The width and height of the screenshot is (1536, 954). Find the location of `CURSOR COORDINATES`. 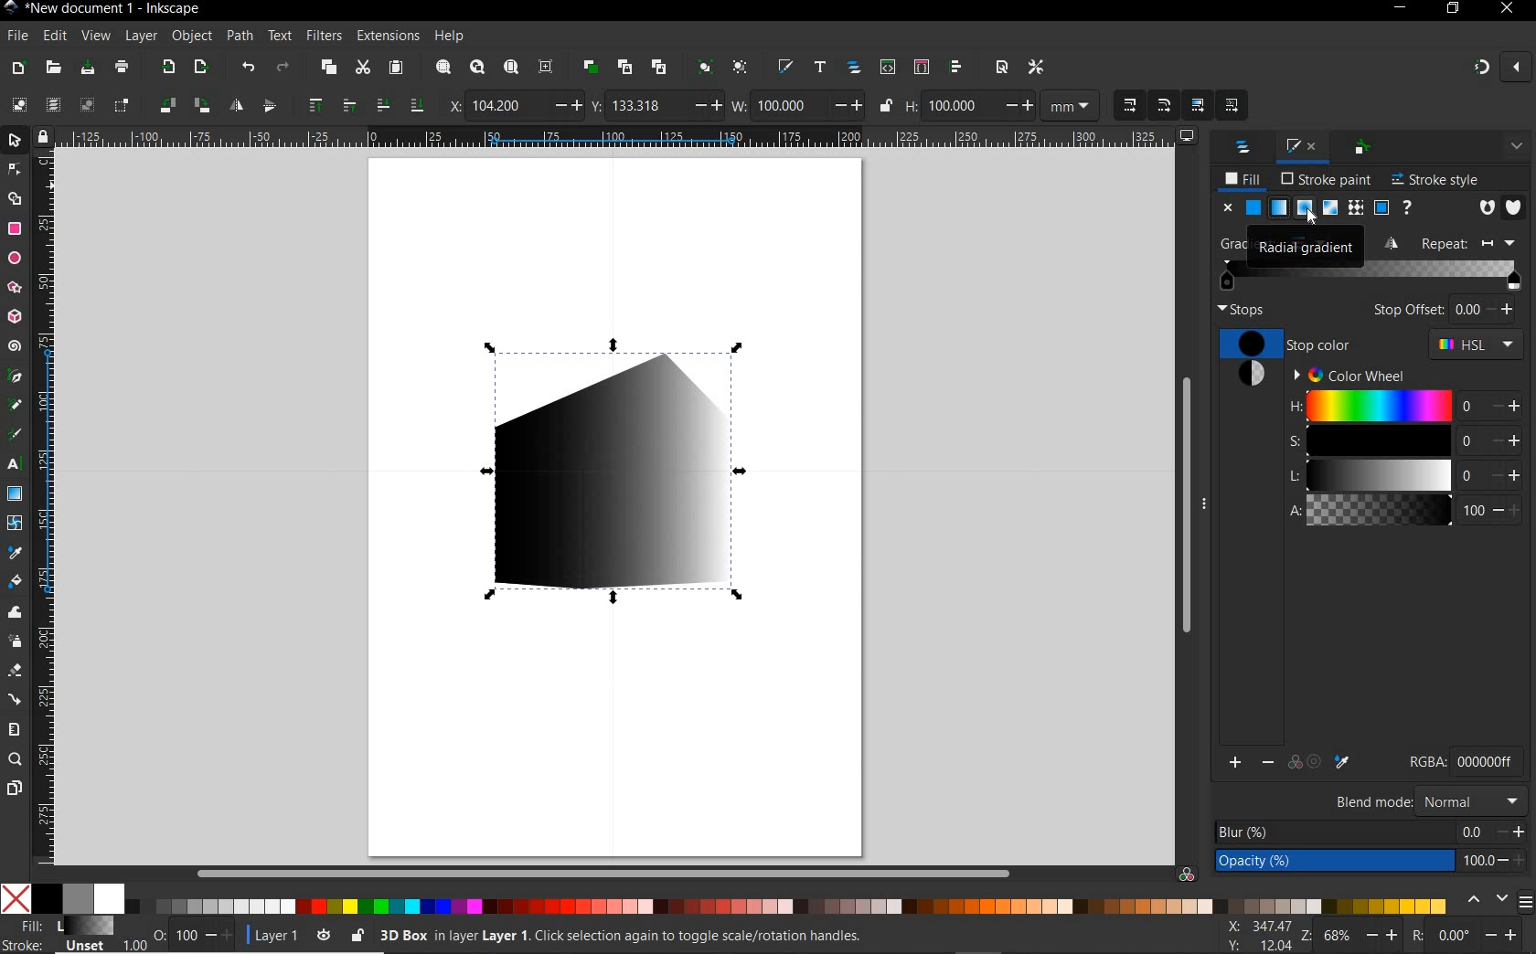

CURSOR COORDINATES is located at coordinates (1256, 934).